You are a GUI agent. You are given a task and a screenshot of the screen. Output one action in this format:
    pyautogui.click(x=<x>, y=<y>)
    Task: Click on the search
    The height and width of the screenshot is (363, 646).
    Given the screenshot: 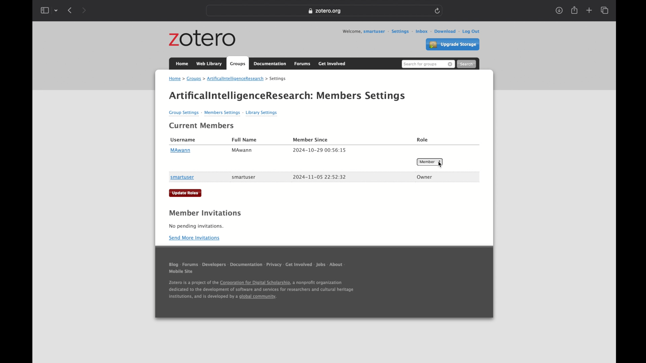 What is the action you would take?
    pyautogui.click(x=466, y=64)
    